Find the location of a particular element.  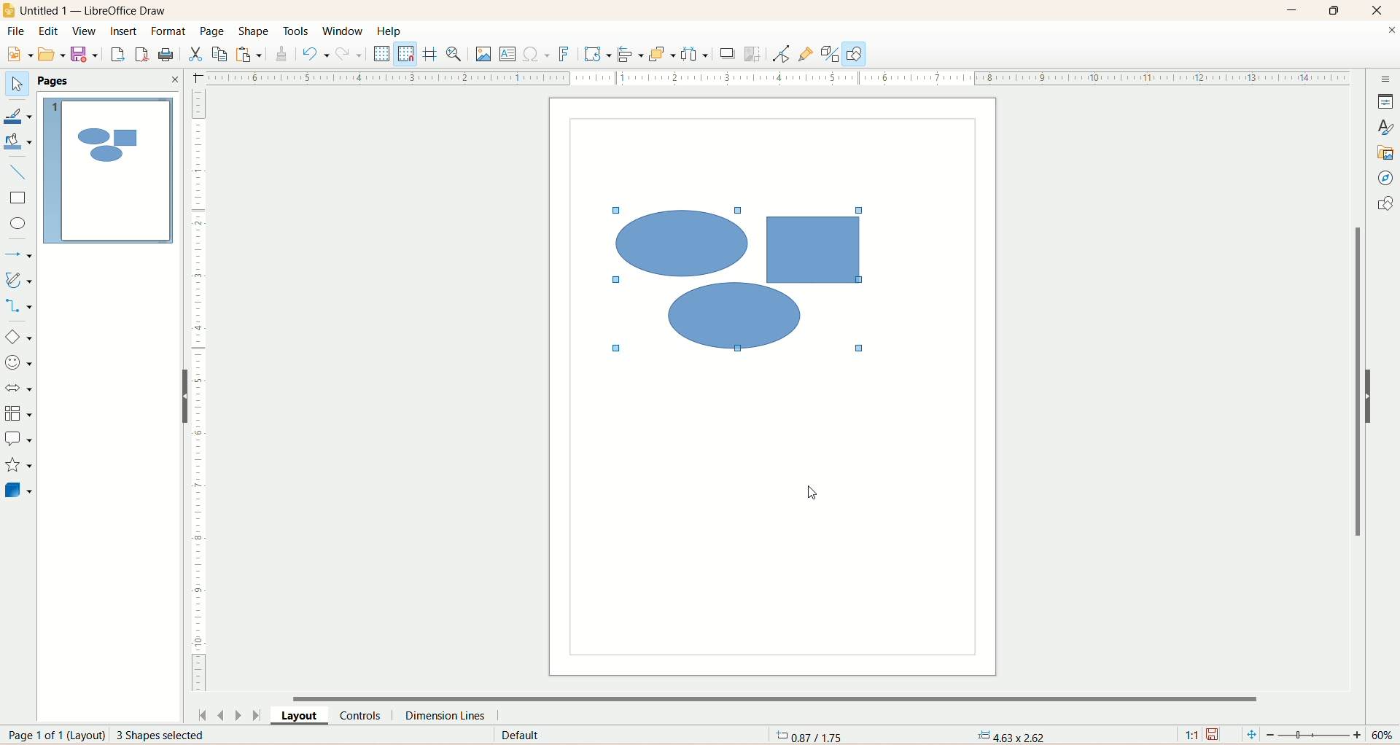

zoom and pan is located at coordinates (456, 54).